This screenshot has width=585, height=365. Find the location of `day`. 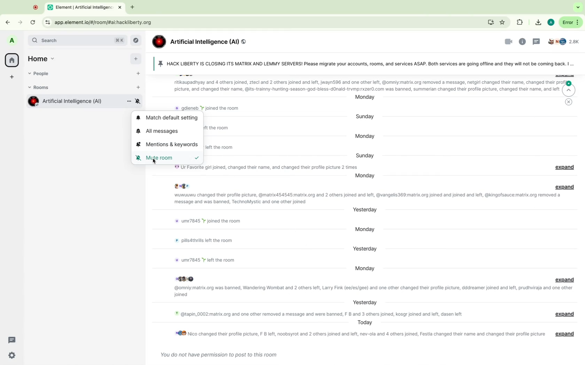

day is located at coordinates (362, 302).